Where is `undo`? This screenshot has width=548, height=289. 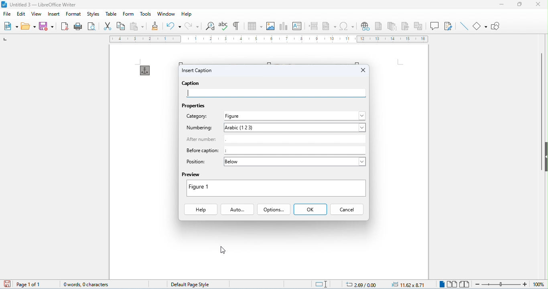 undo is located at coordinates (173, 26).